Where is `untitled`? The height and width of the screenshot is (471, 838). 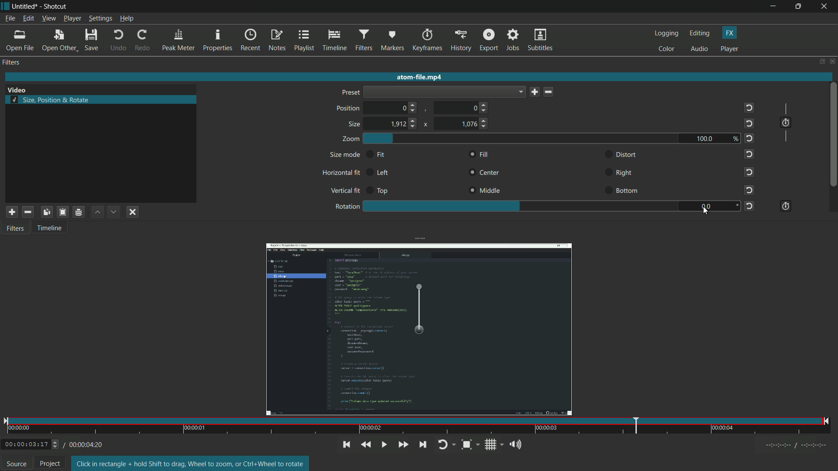
untitled is located at coordinates (25, 7).